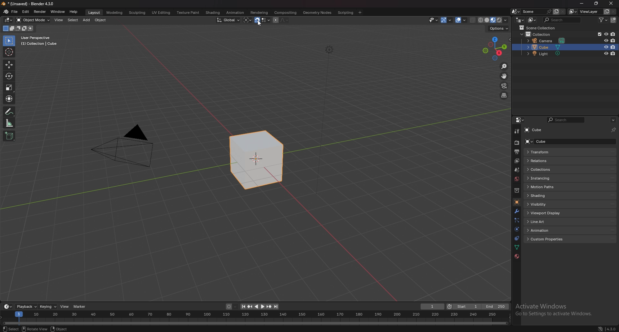 The height and width of the screenshot is (332, 619). I want to click on info, so click(39, 41).